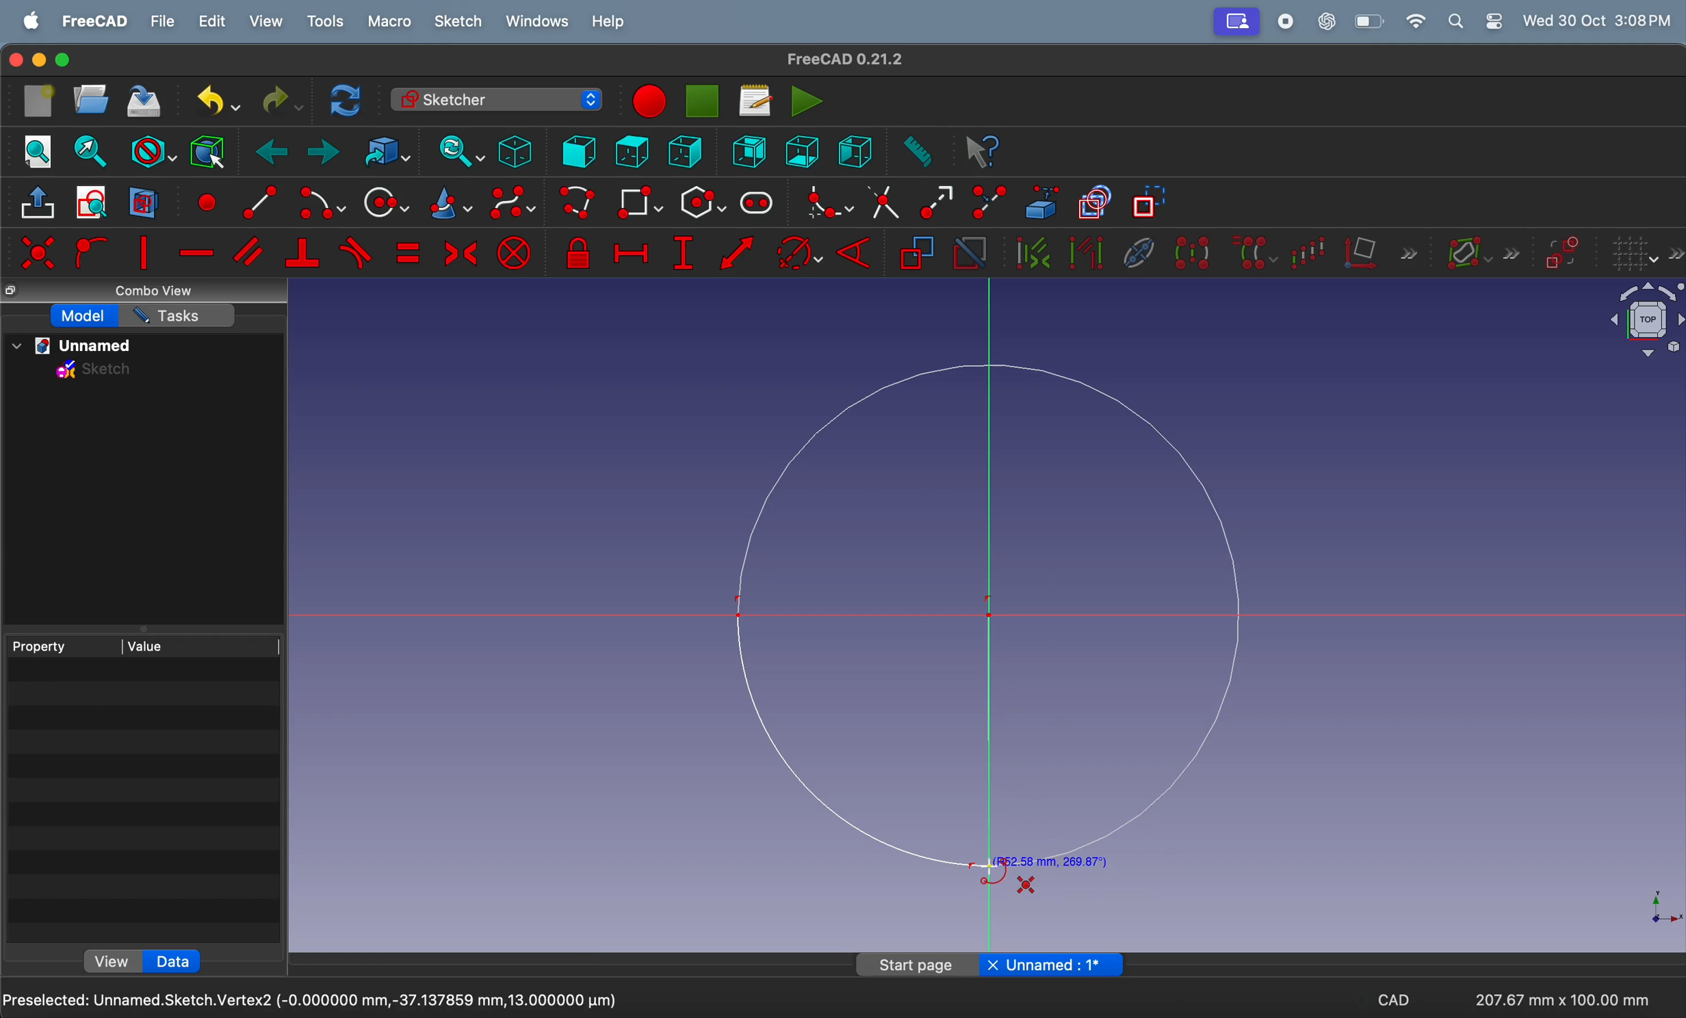 The height and width of the screenshot is (1018, 1686). What do you see at coordinates (13, 61) in the screenshot?
I see `close` at bounding box center [13, 61].